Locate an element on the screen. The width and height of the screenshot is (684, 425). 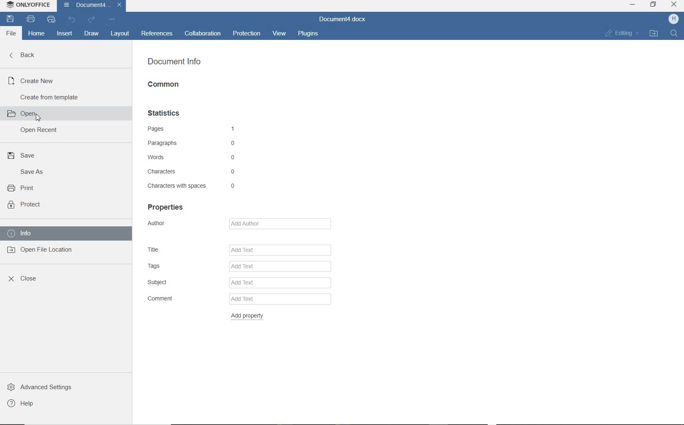
protection is located at coordinates (246, 33).